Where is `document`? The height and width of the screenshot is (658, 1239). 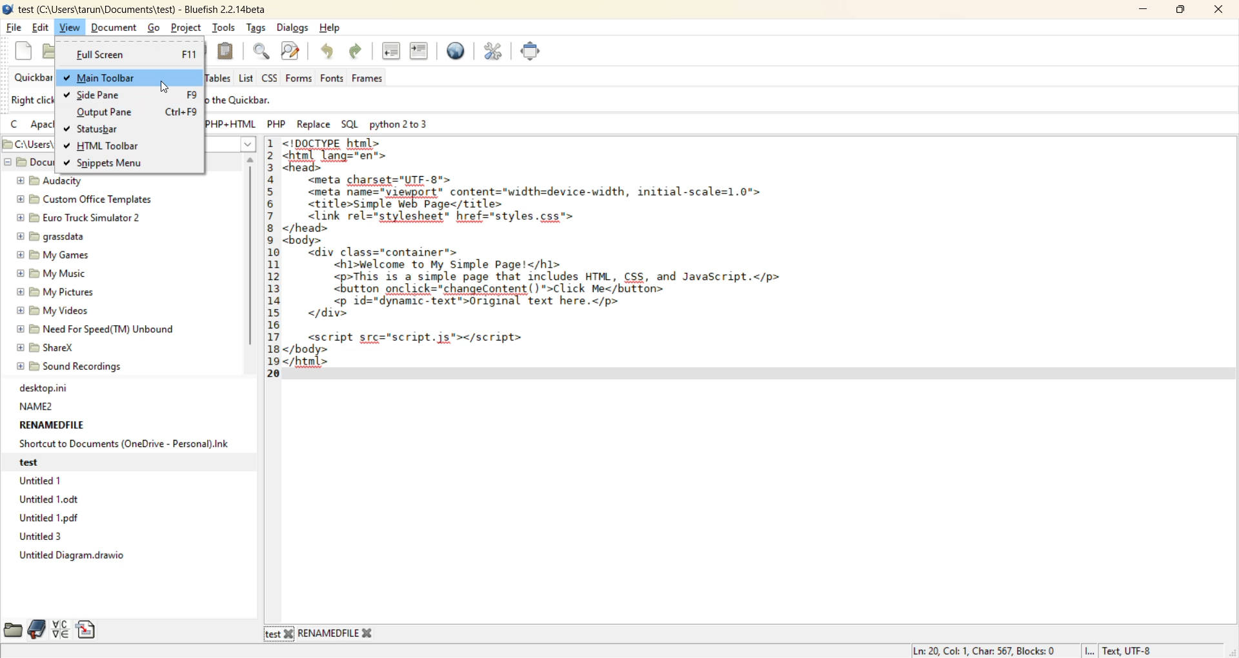 document is located at coordinates (113, 27).